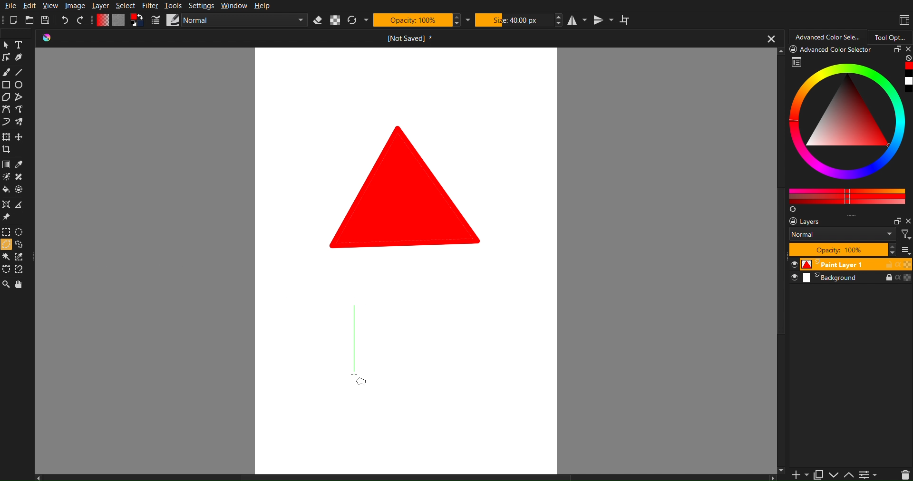 Image resolution: width=913 pixels, height=481 pixels. What do you see at coordinates (7, 285) in the screenshot?
I see `Zoom` at bounding box center [7, 285].